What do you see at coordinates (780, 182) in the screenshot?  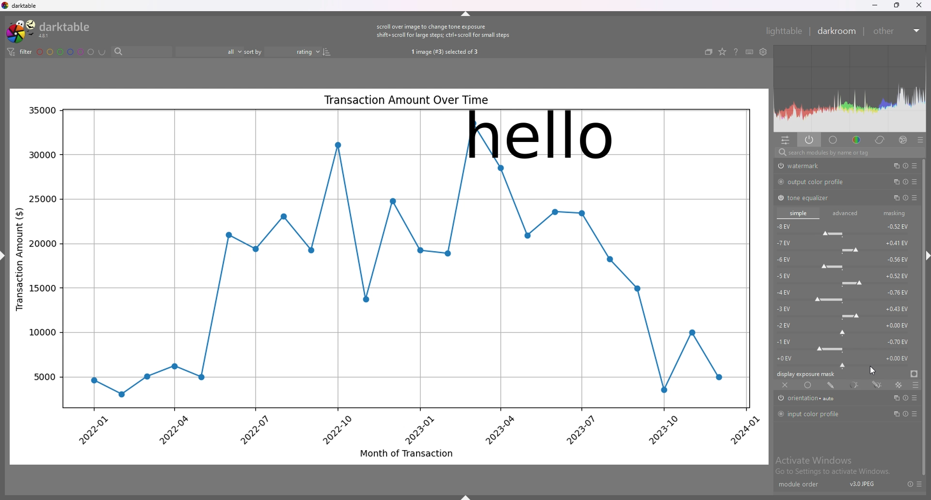 I see `switch off/on` at bounding box center [780, 182].